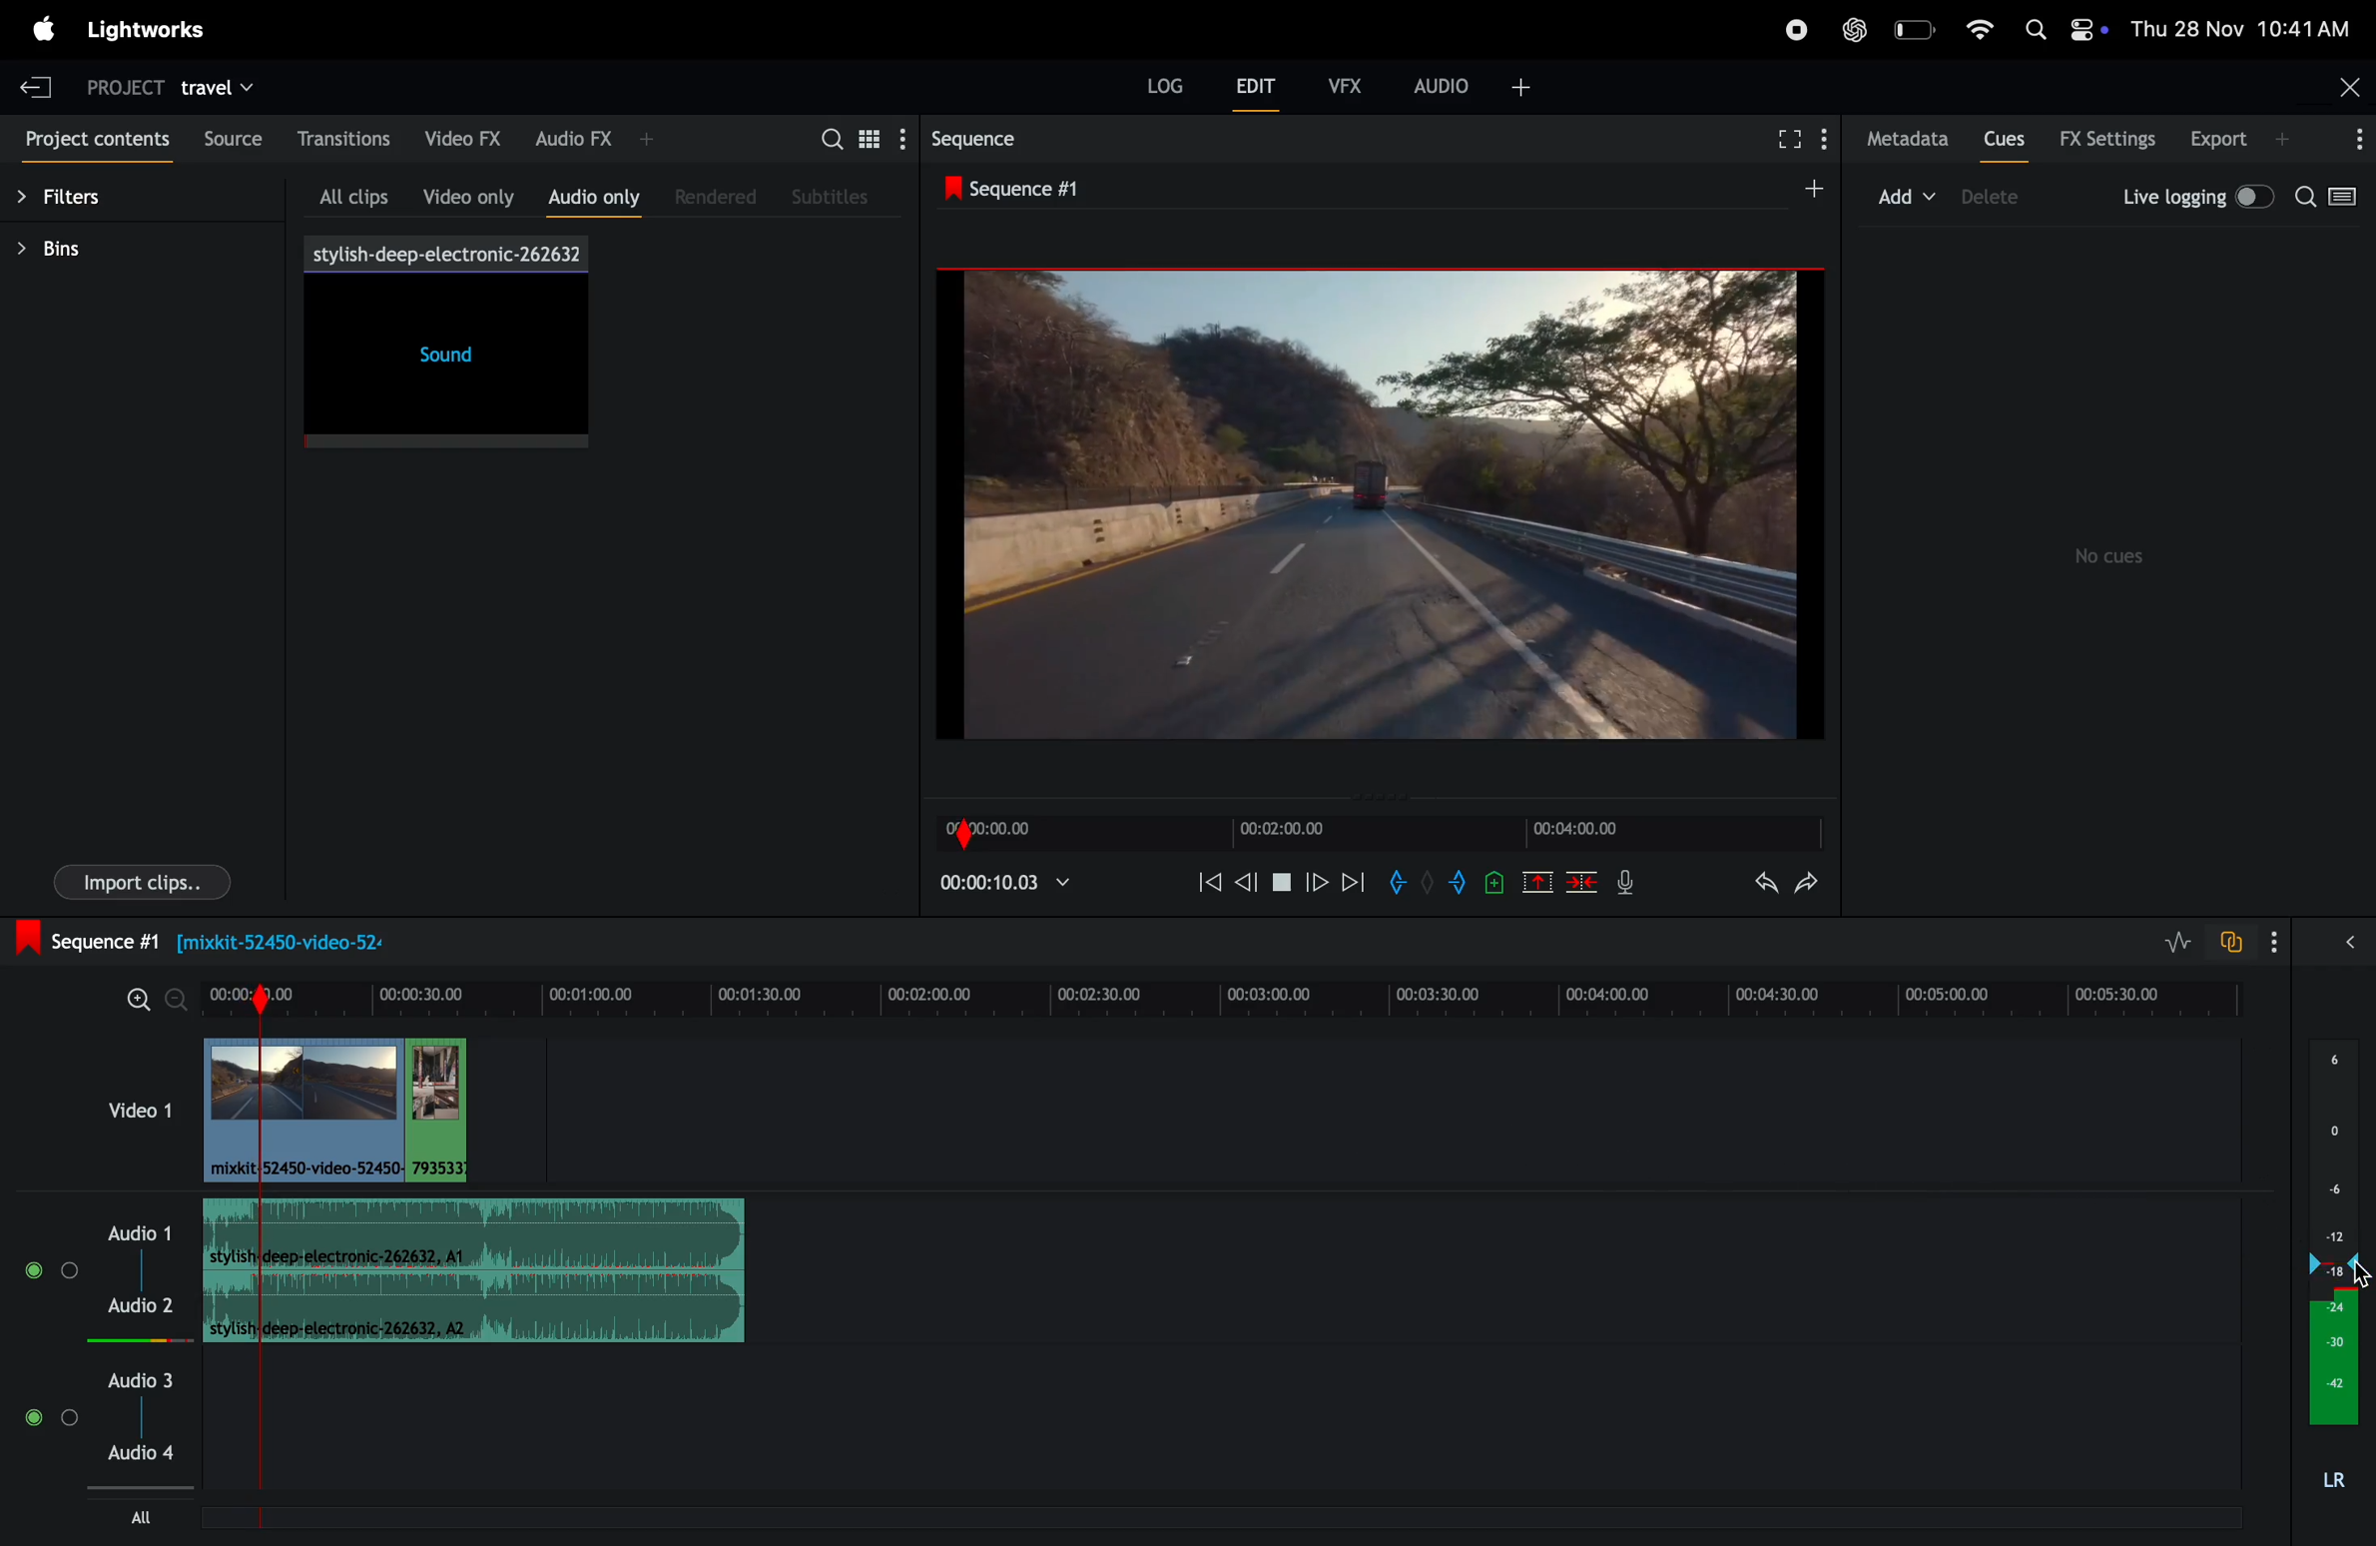 The width and height of the screenshot is (2376, 1546). Describe the element at coordinates (1916, 28) in the screenshot. I see `battery` at that location.